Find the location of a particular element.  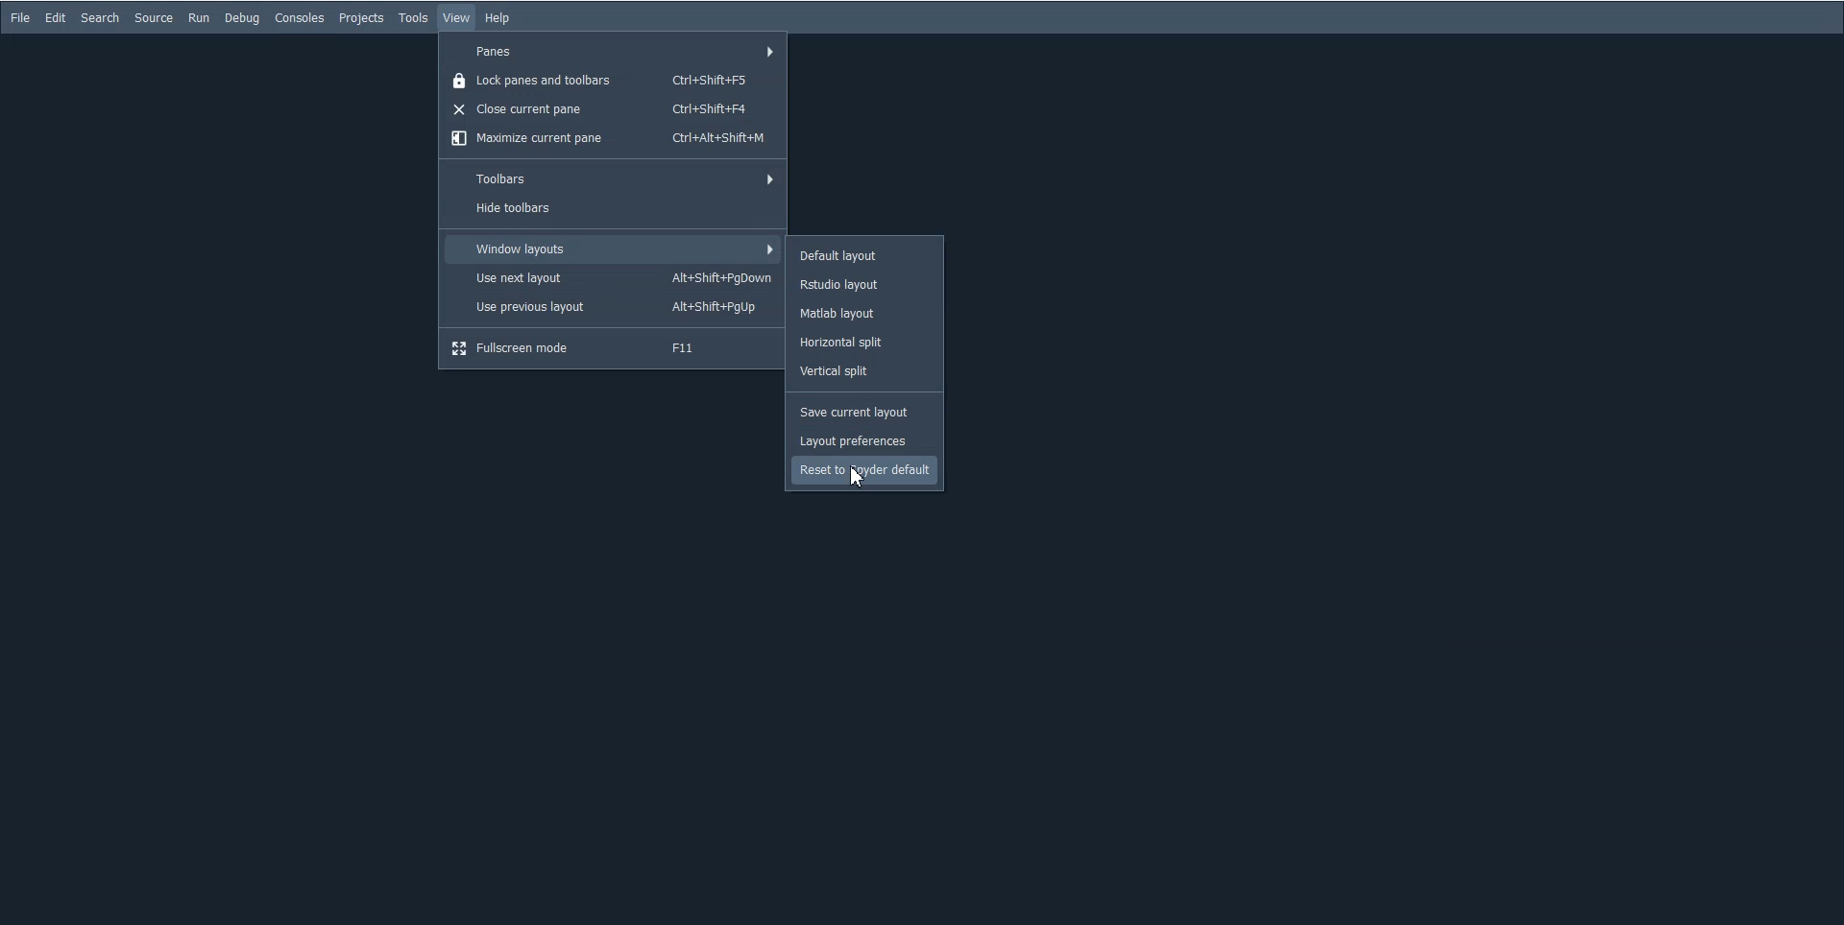

Tools is located at coordinates (414, 18).